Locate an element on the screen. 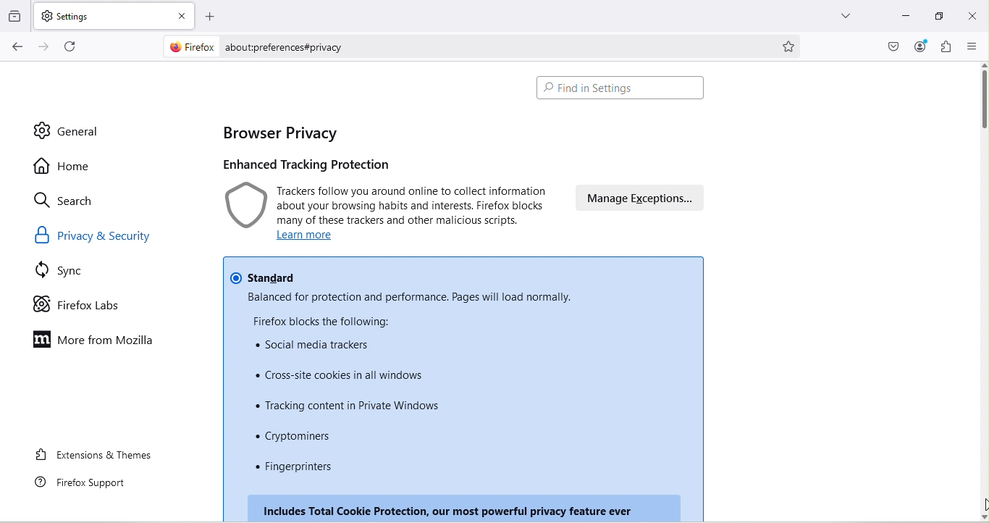  Firefox support is located at coordinates (86, 483).